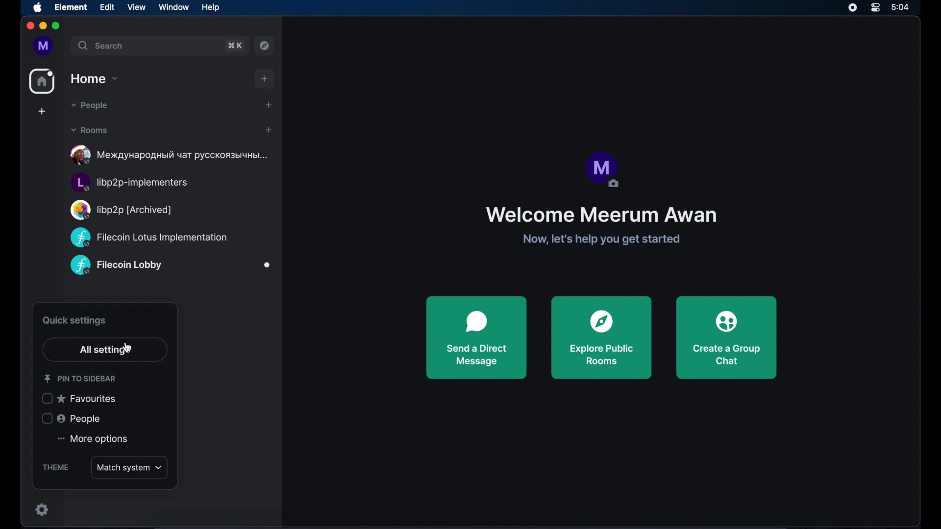 The height and width of the screenshot is (529, 941). Describe the element at coordinates (129, 467) in the screenshot. I see `match system dropdown` at that location.